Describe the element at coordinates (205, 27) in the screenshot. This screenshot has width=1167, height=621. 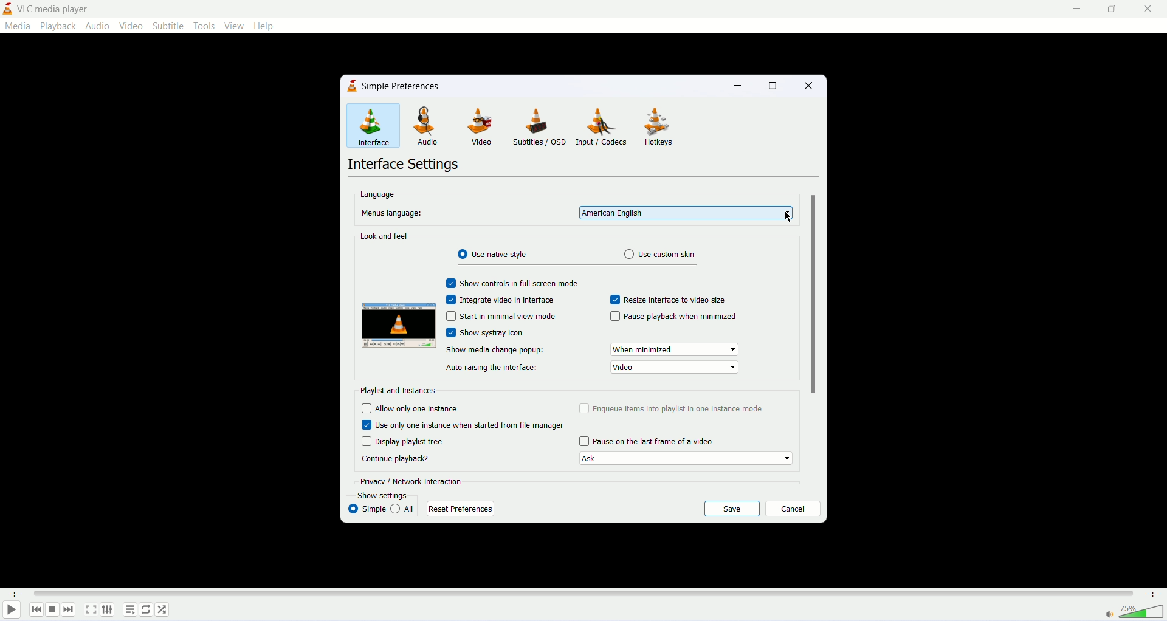
I see `tools` at that location.